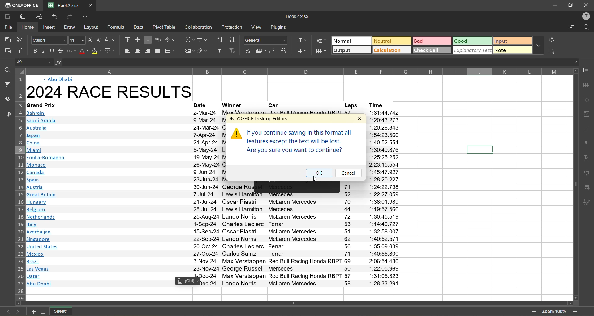  I want to click on summation, so click(189, 40).